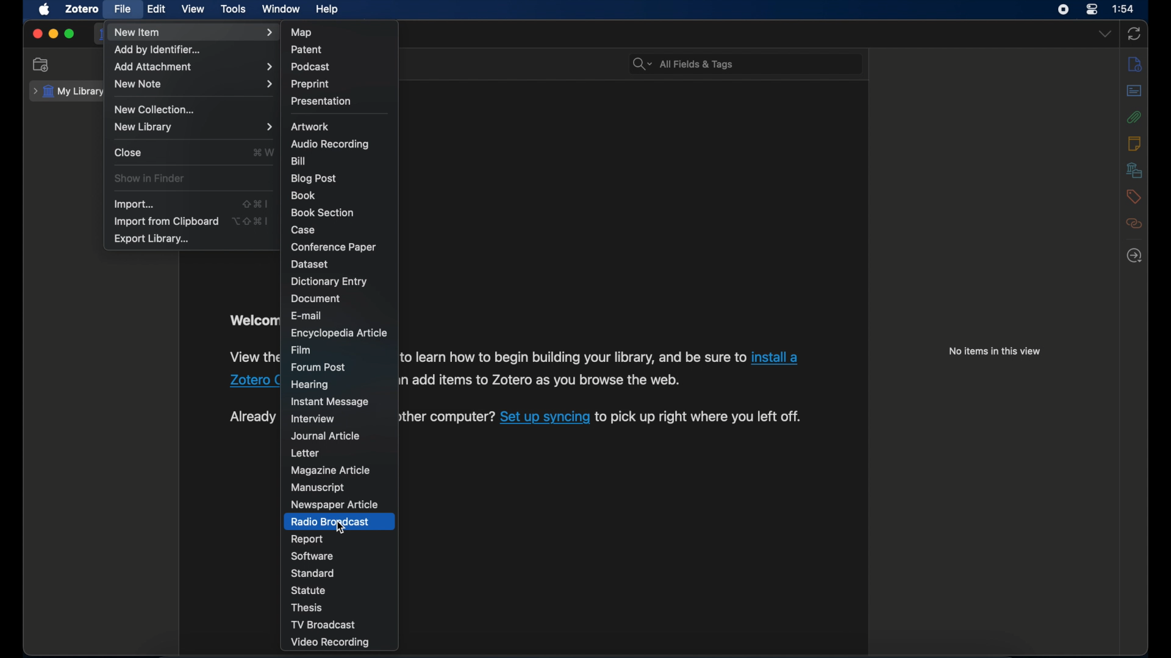 This screenshot has height=658, width=1171. I want to click on forum post, so click(318, 367).